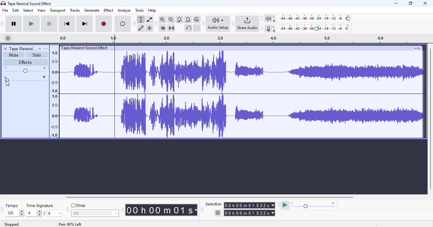  I want to click on vertical scroll bar, so click(430, 118).